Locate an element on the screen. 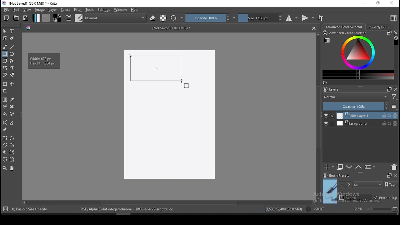 This screenshot has height=225, width=400. search is located at coordinates (356, 197).